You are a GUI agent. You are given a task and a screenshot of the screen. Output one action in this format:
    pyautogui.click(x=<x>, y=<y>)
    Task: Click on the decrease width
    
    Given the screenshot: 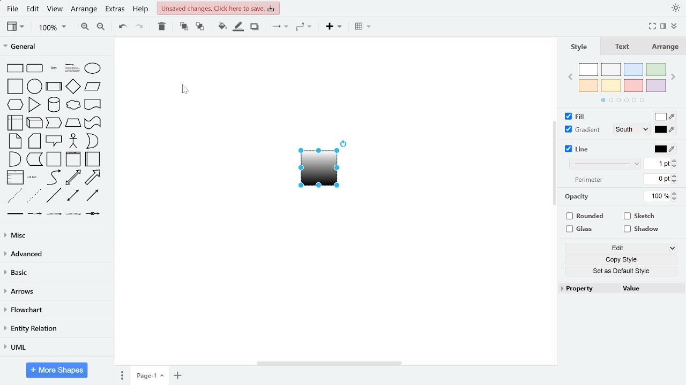 What is the action you would take?
    pyautogui.click(x=676, y=182)
    